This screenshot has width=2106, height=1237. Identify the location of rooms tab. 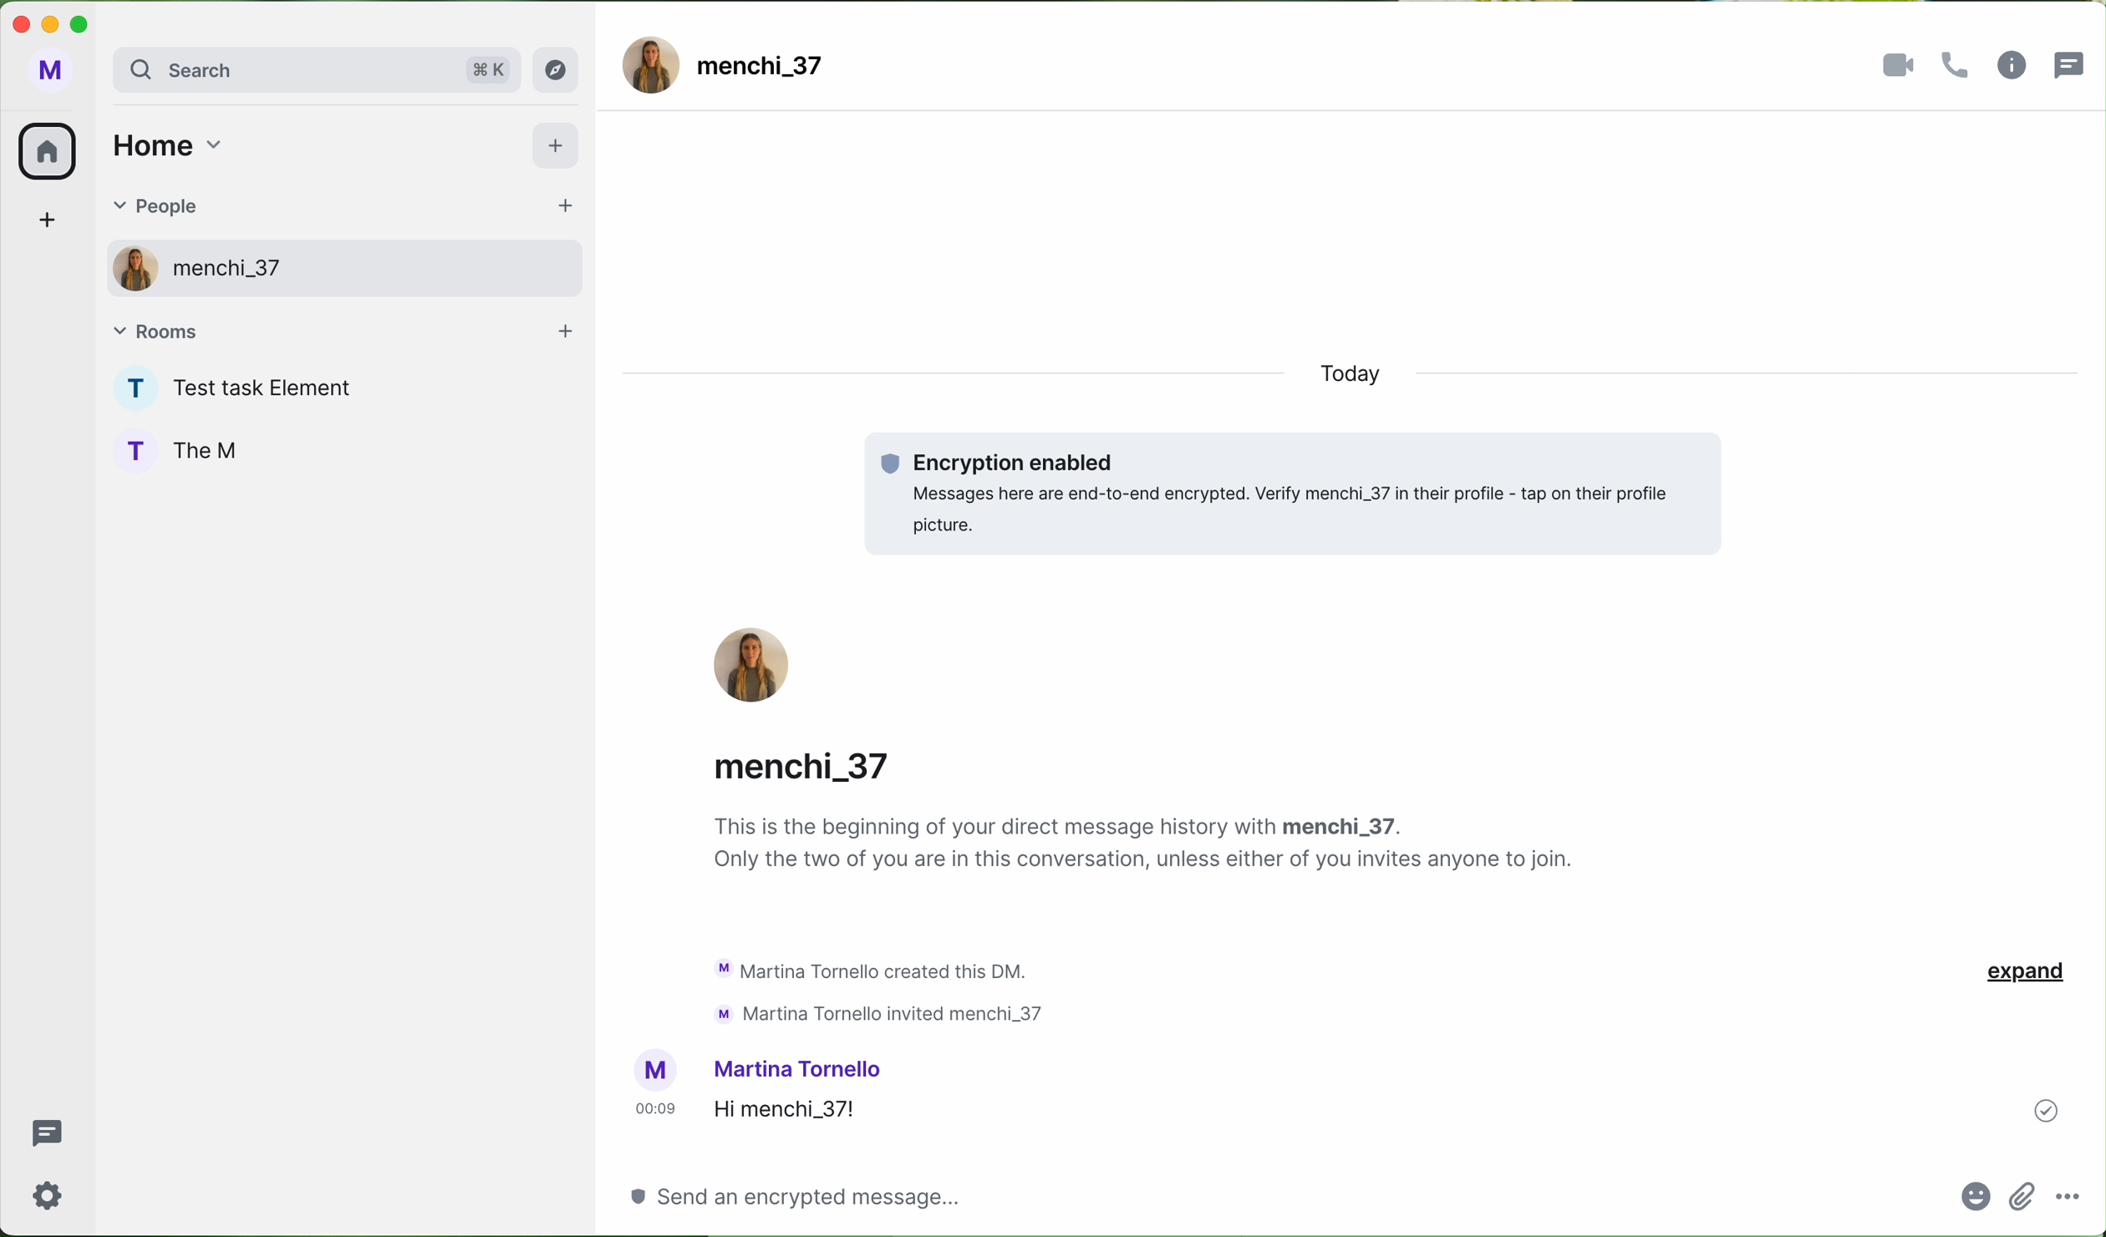
(264, 331).